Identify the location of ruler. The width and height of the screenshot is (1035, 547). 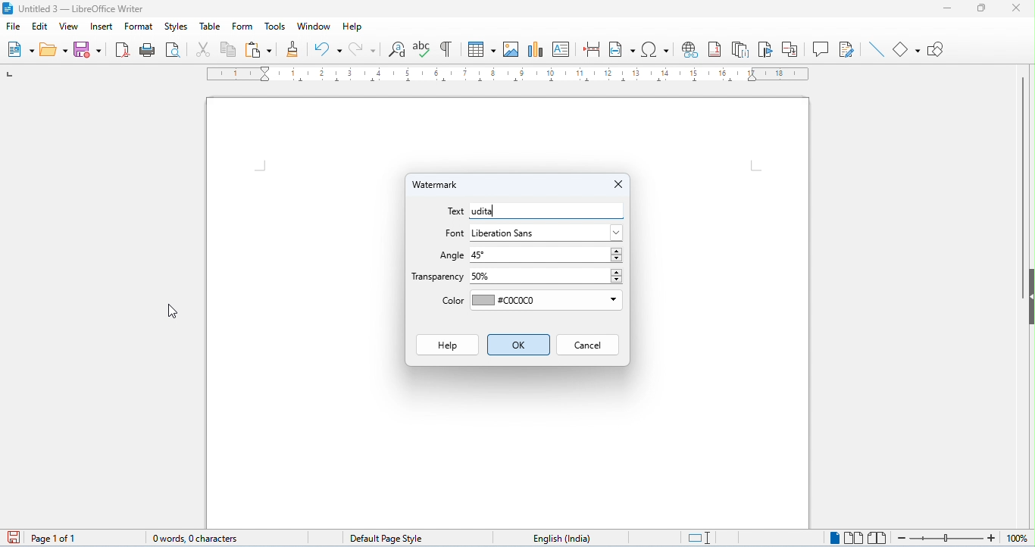
(508, 75).